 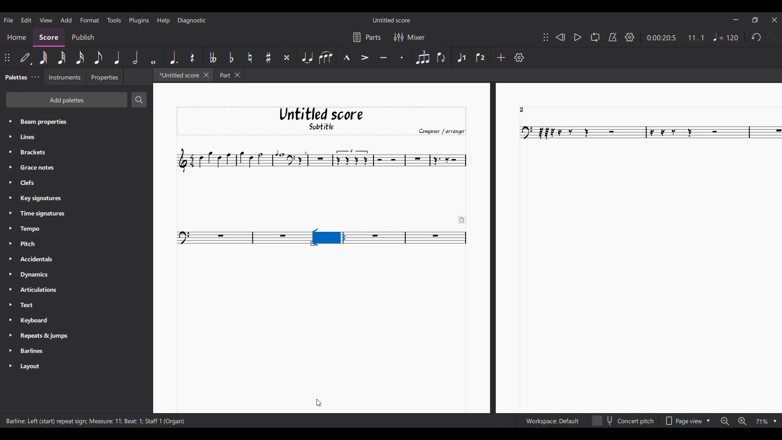 I want to click on Instruments tab, so click(x=64, y=77).